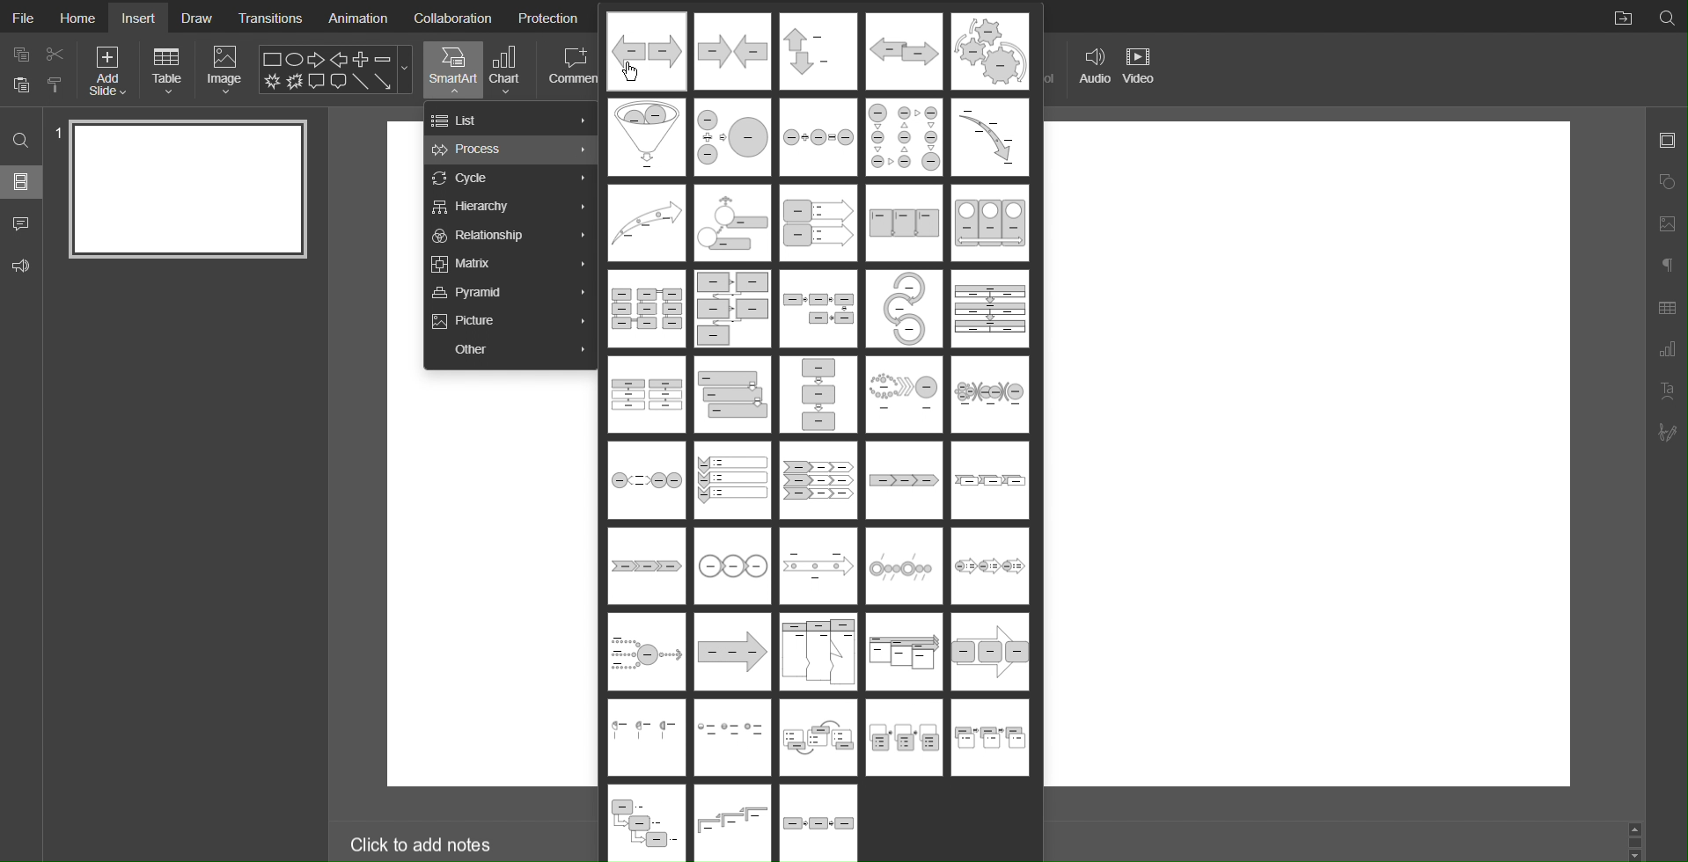 This screenshot has width=1688, height=862. I want to click on Text Art, so click(1665, 391).